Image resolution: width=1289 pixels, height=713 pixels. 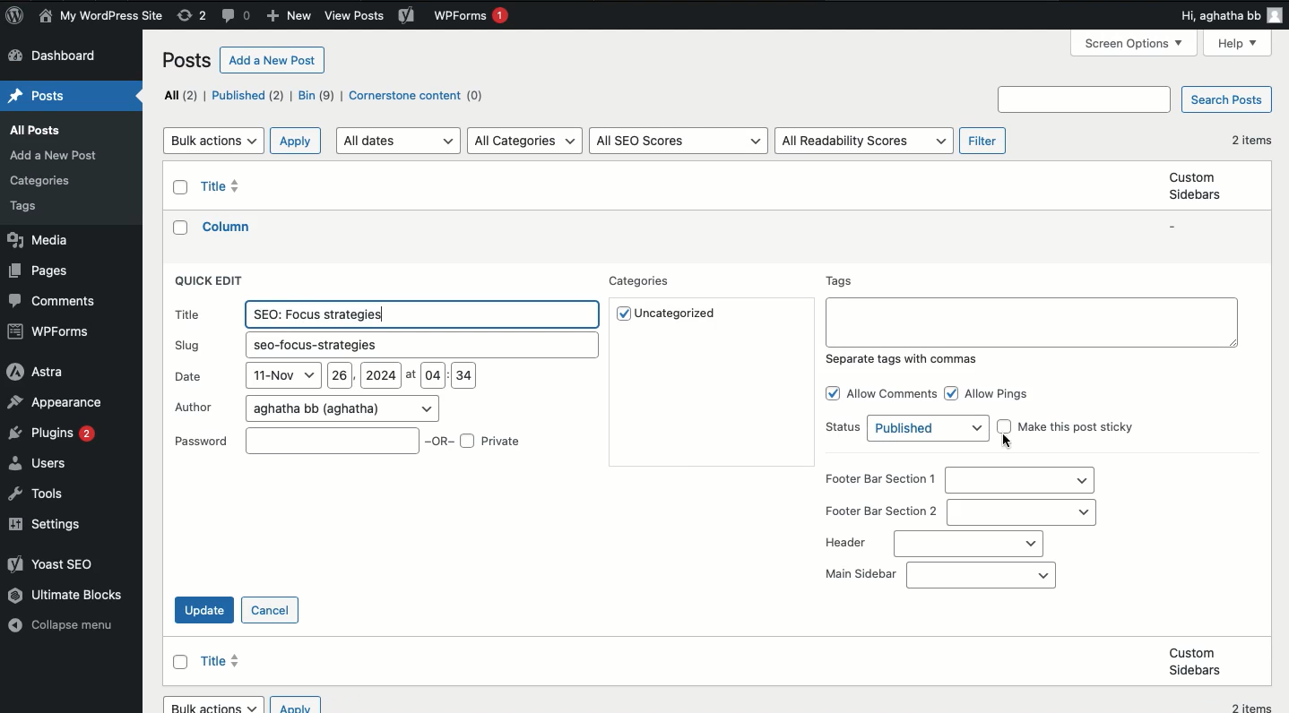 What do you see at coordinates (36, 129) in the screenshot?
I see `Posts` at bounding box center [36, 129].